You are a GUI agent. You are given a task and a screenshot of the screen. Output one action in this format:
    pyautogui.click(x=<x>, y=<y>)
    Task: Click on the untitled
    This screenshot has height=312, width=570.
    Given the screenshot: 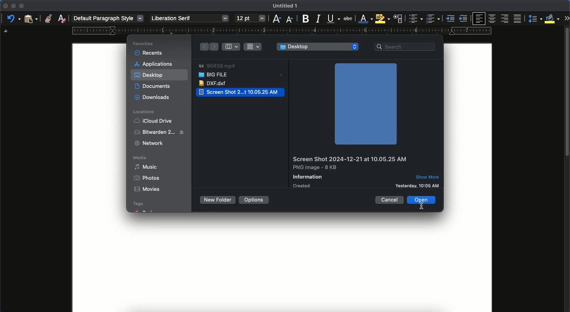 What is the action you would take?
    pyautogui.click(x=283, y=6)
    